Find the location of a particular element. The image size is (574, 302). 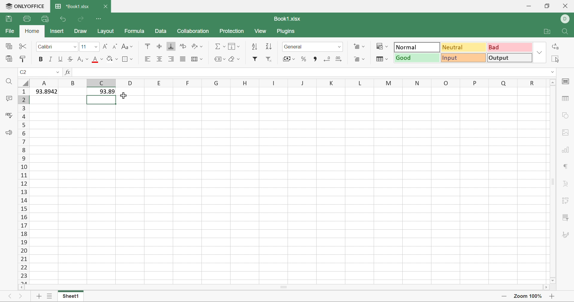

Draw is located at coordinates (80, 30).